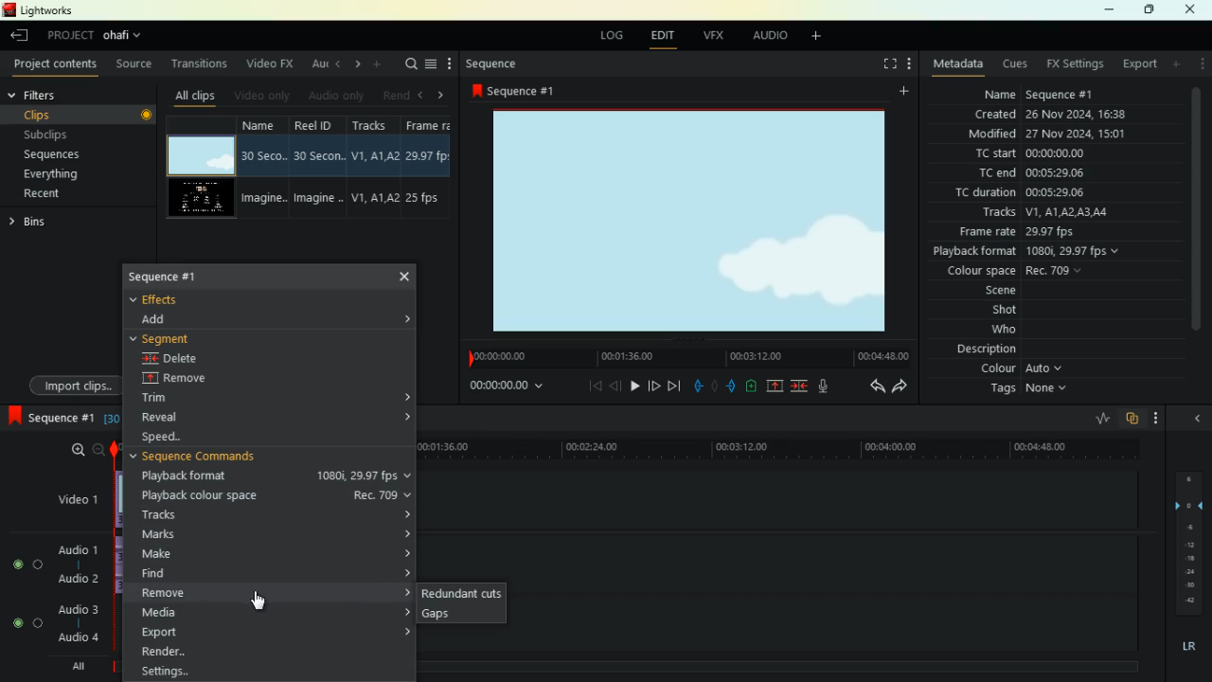 This screenshot has height=682, width=1212. I want to click on redundant cuts, so click(463, 592).